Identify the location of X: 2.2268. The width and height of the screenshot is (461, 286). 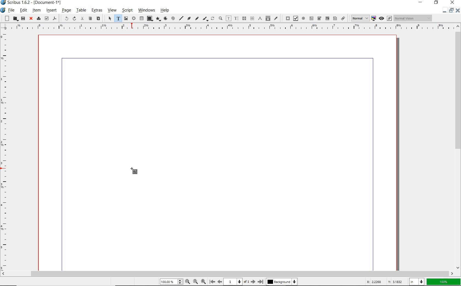
(375, 282).